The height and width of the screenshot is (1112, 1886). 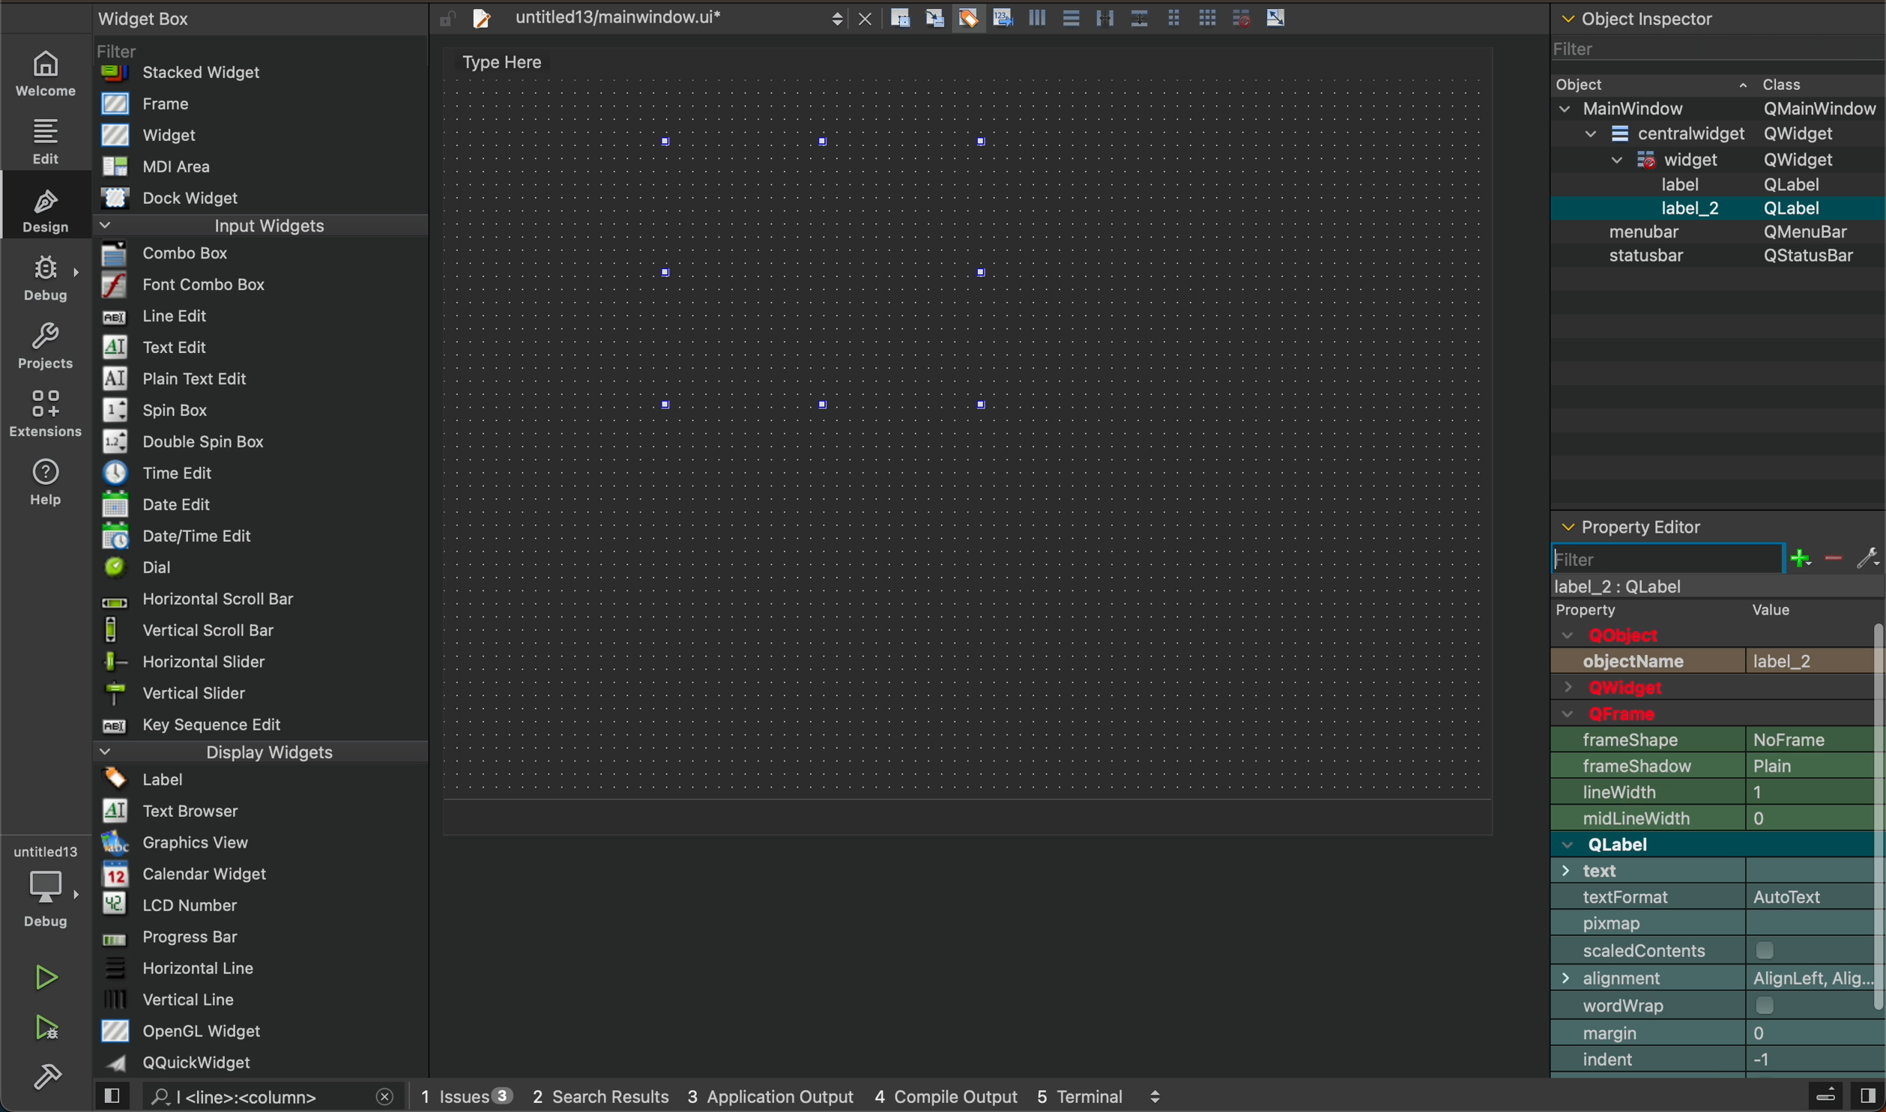 I want to click on , so click(x=1720, y=662).